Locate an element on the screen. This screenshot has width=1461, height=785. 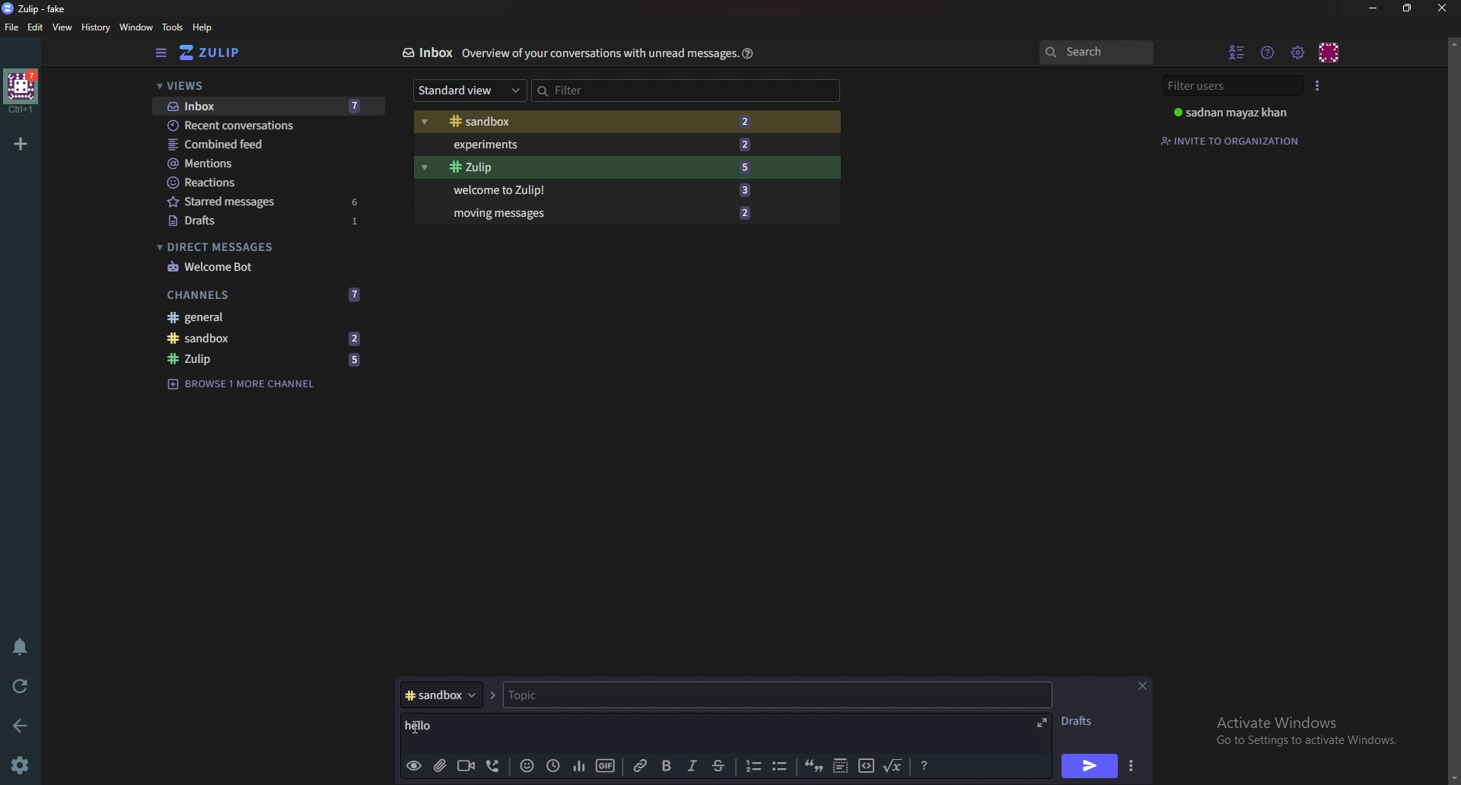
Help menu is located at coordinates (1269, 52).